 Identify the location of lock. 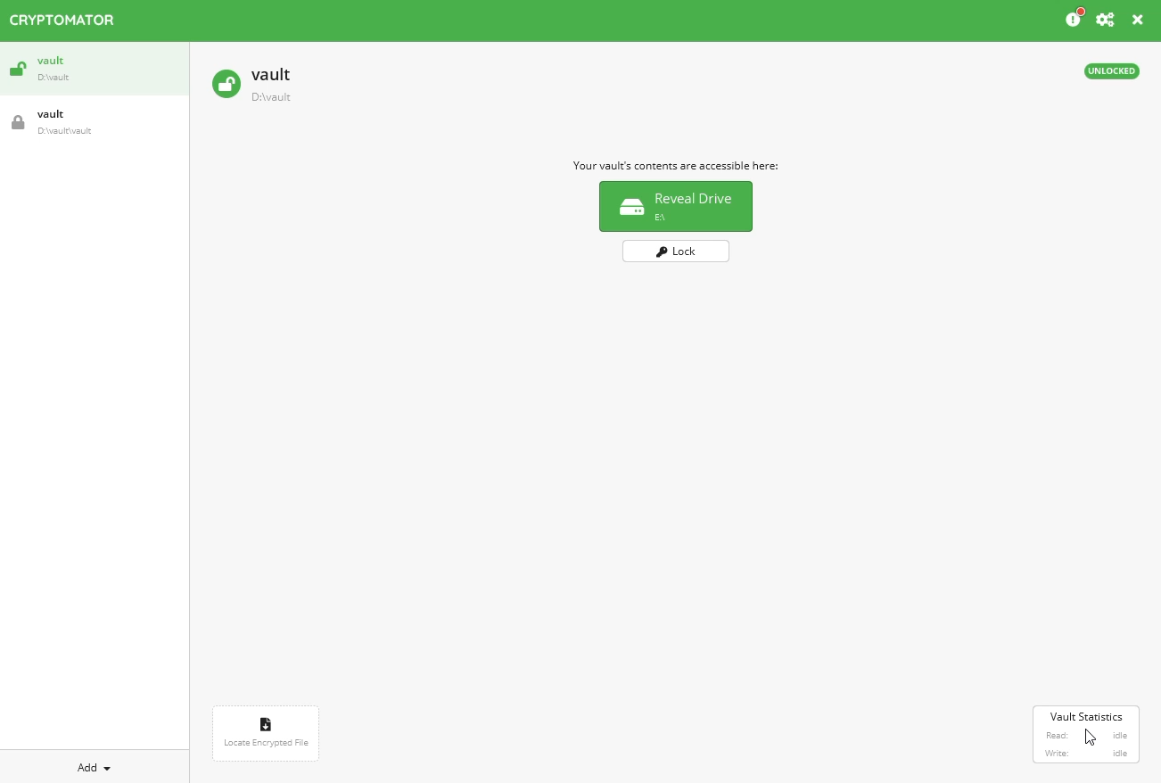
(676, 251).